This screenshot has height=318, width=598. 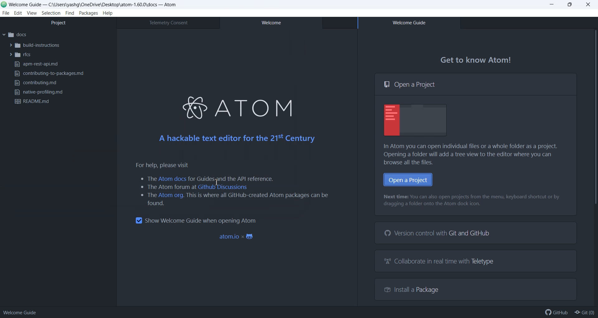 I want to click on rfcs, so click(x=21, y=55).